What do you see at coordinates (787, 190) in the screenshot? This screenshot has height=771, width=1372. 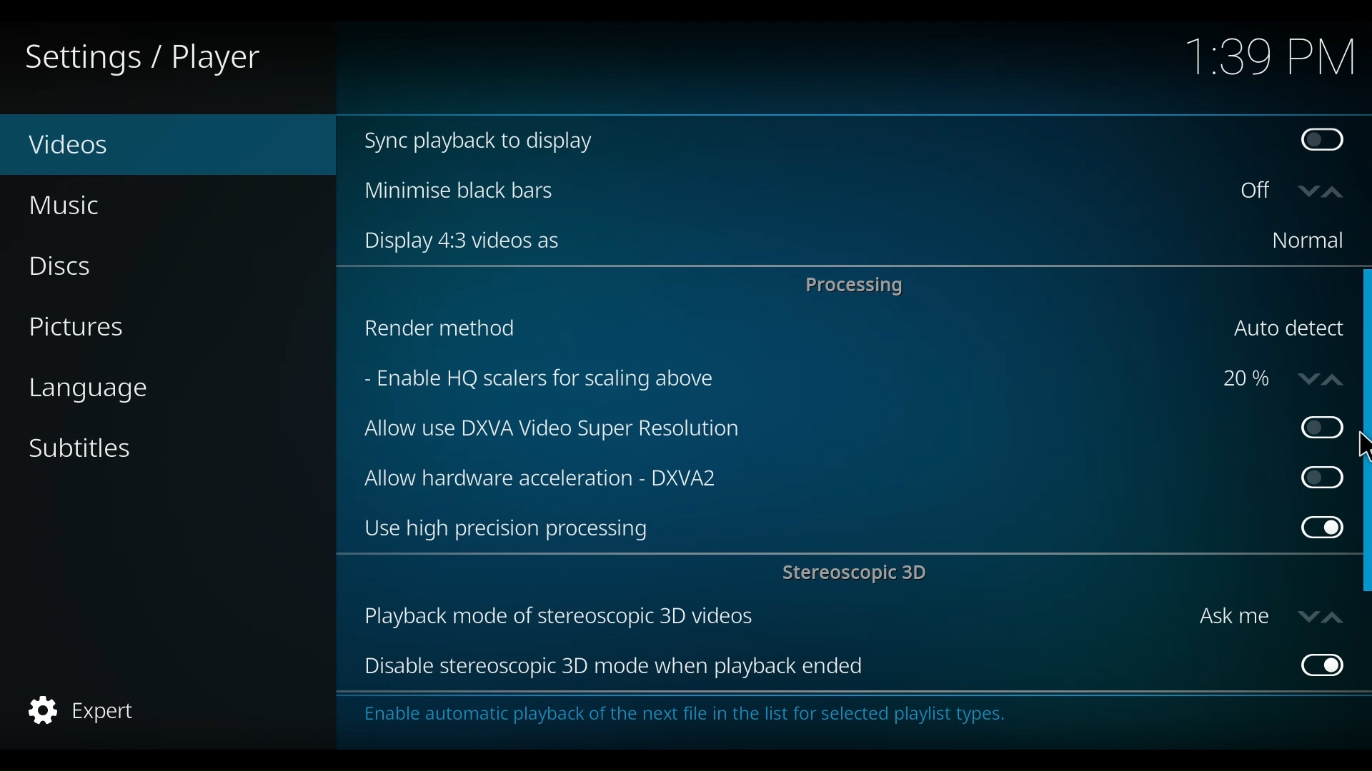 I see `Minimise black bars` at bounding box center [787, 190].